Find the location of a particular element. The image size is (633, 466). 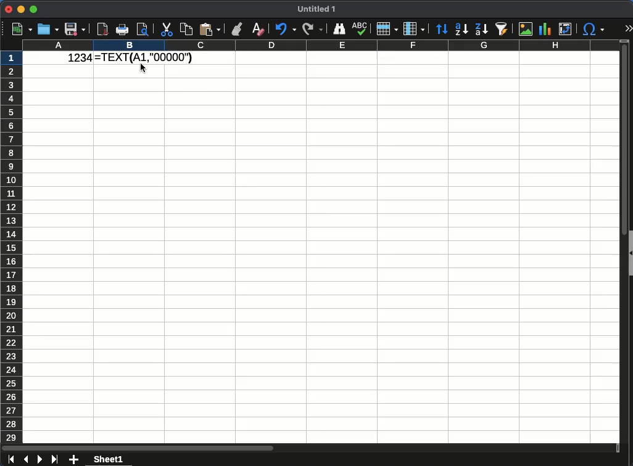

redo is located at coordinates (312, 28).